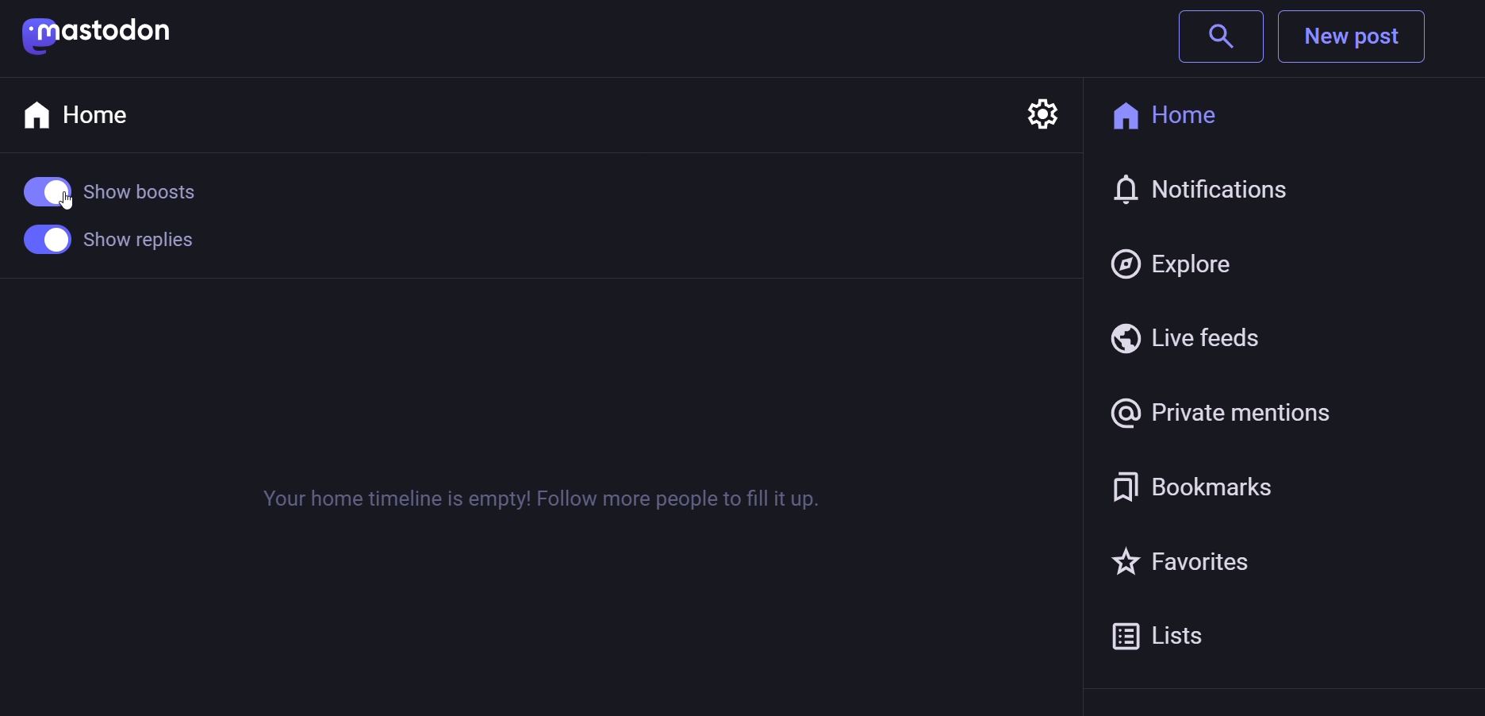  Describe the element at coordinates (98, 116) in the screenshot. I see `Home` at that location.